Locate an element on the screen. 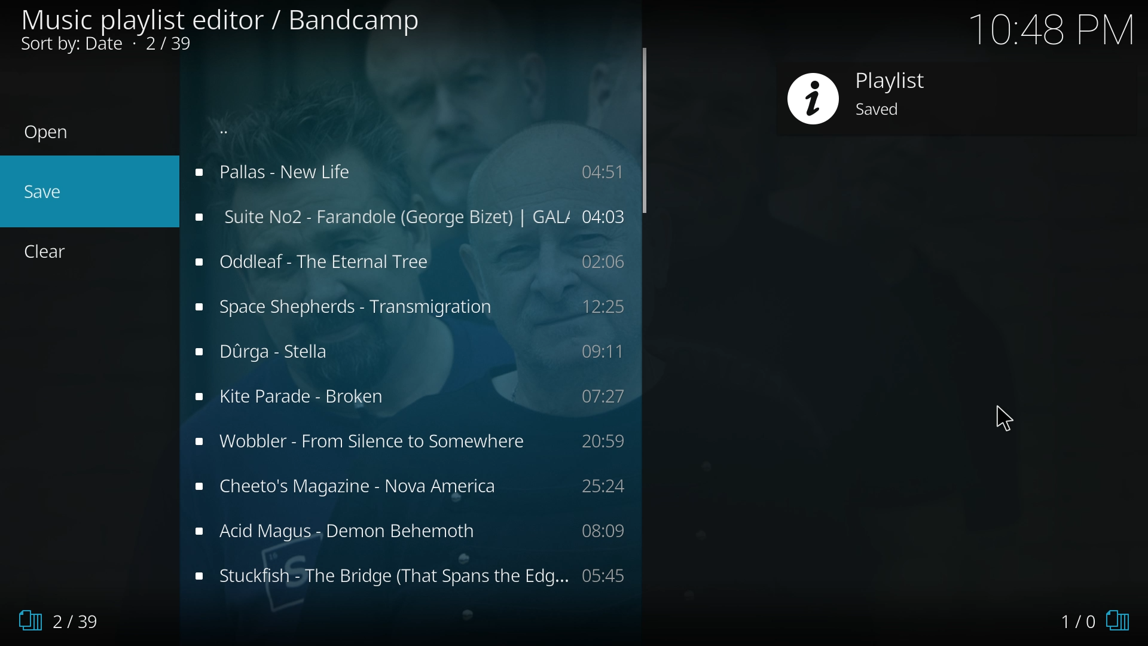  song is located at coordinates (410, 261).